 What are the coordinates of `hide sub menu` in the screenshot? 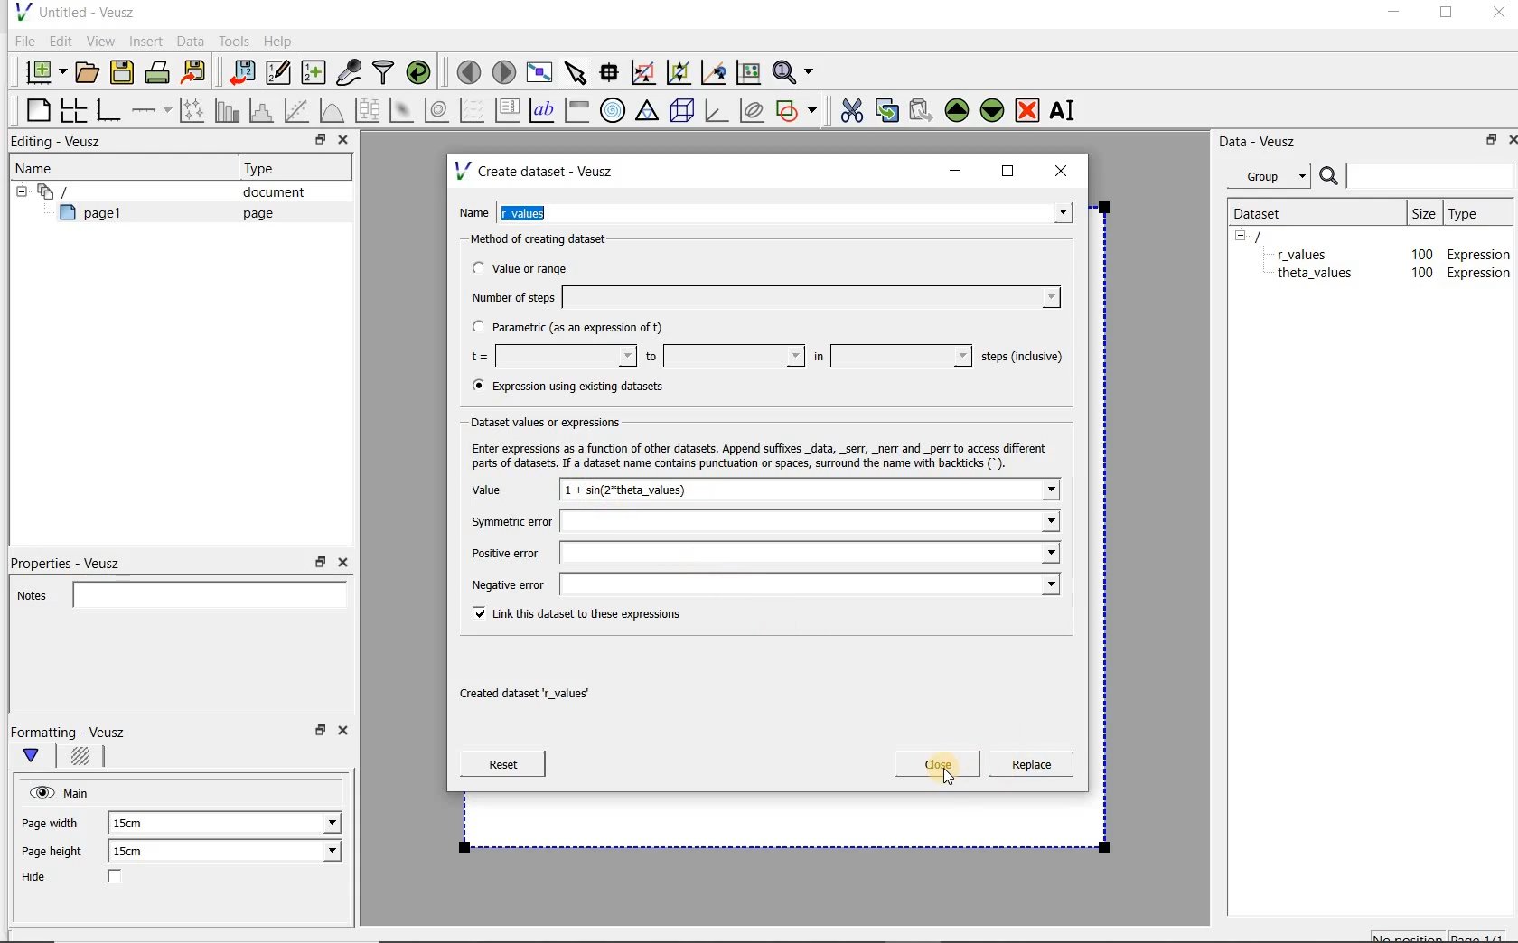 It's located at (1241, 235).